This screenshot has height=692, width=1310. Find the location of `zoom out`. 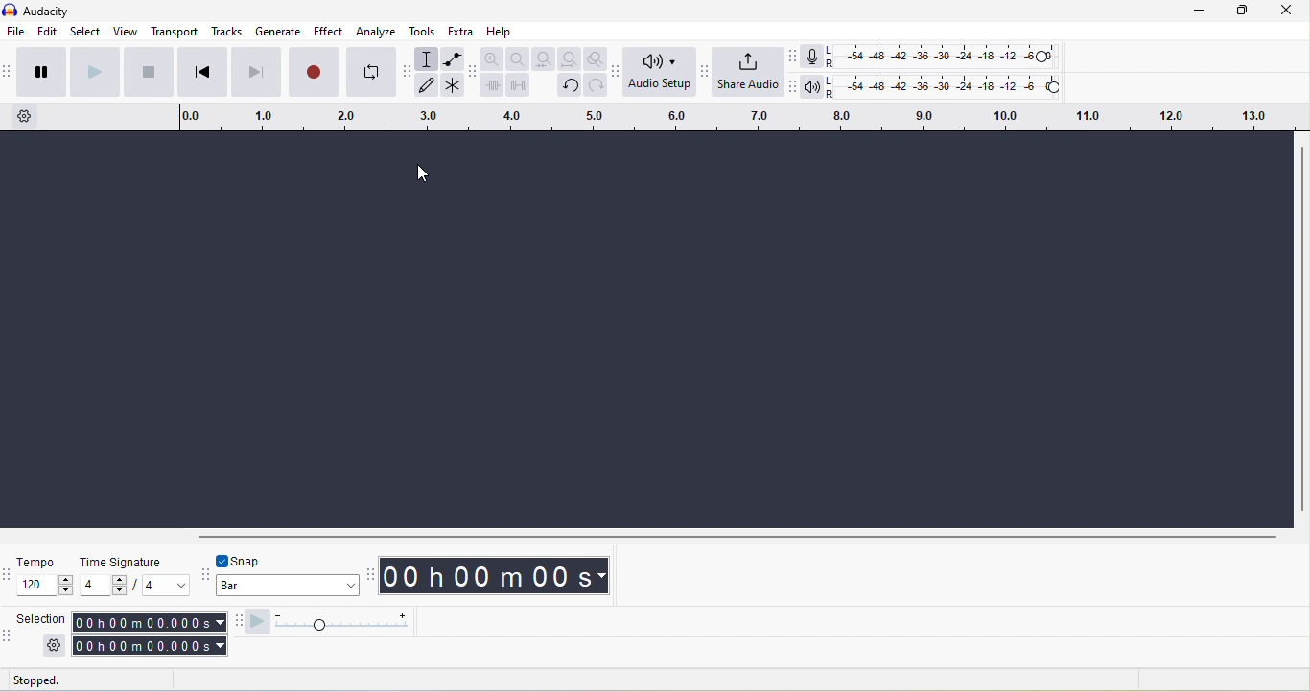

zoom out is located at coordinates (516, 59).